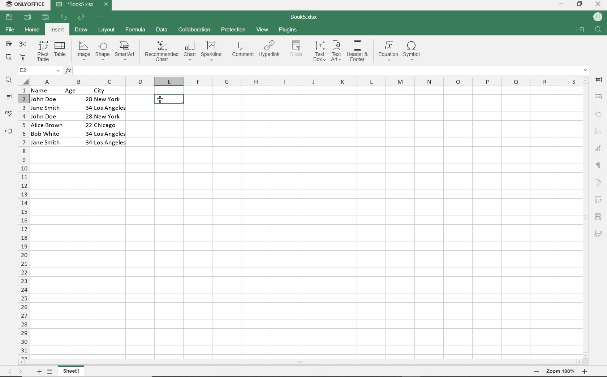 Image resolution: width=607 pixels, height=377 pixels. What do you see at coordinates (598, 217) in the screenshot?
I see `SLICER` at bounding box center [598, 217].